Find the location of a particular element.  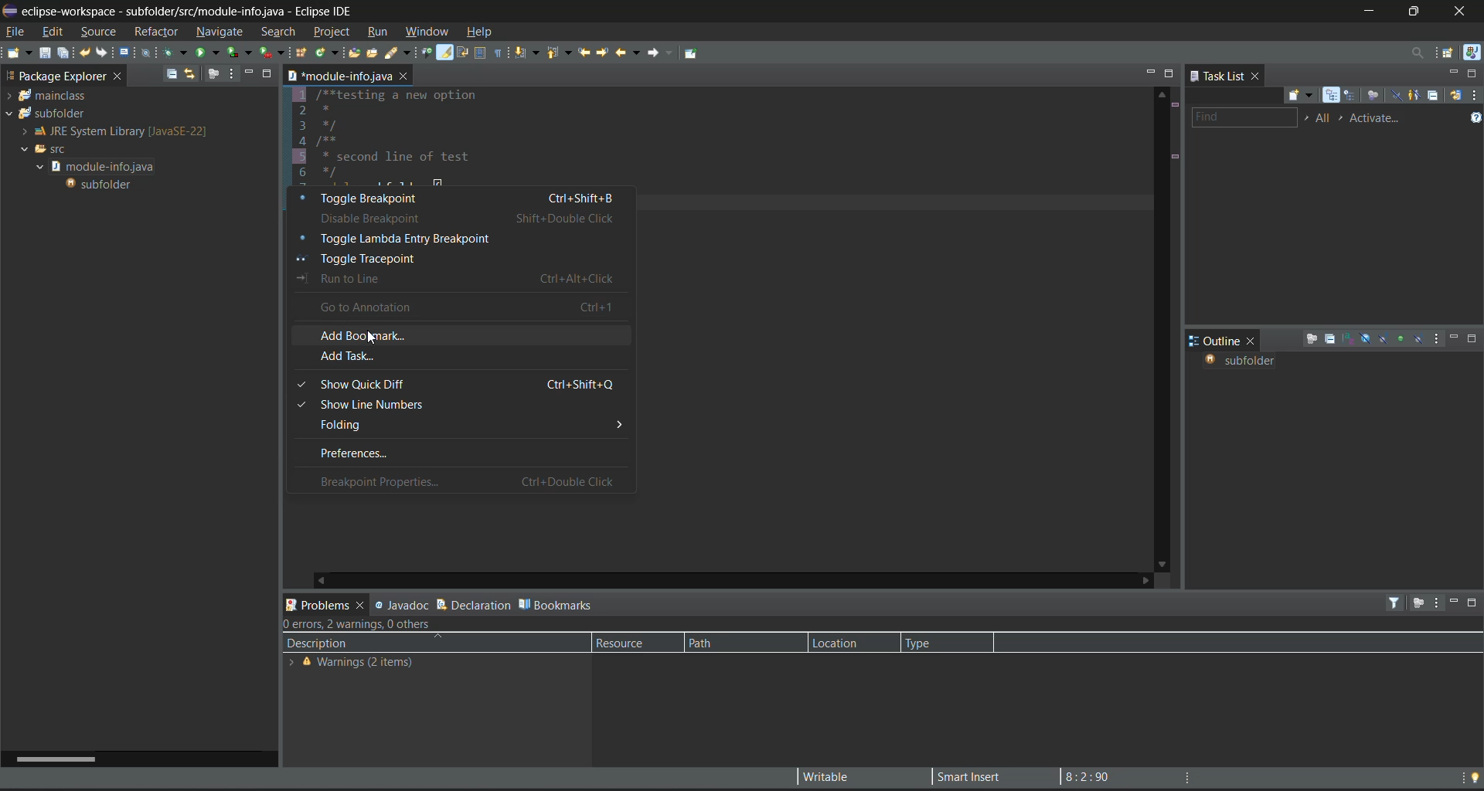

source is located at coordinates (100, 29).